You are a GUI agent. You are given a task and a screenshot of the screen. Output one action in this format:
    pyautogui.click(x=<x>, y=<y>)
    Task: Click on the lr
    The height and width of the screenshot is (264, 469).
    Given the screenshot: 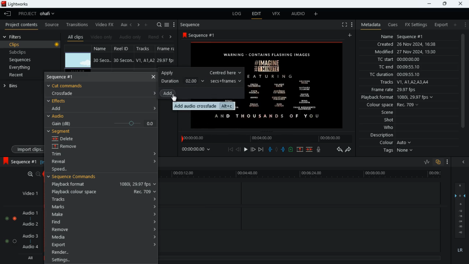 What is the action you would take?
    pyautogui.click(x=461, y=251)
    